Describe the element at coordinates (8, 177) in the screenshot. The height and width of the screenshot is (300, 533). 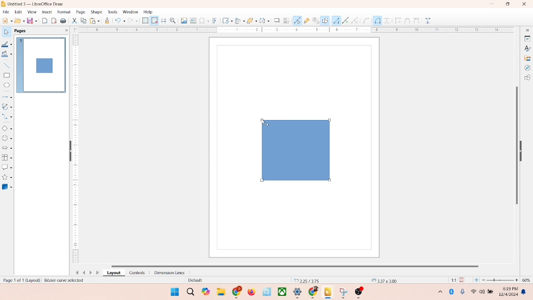
I see `star and banners` at that location.